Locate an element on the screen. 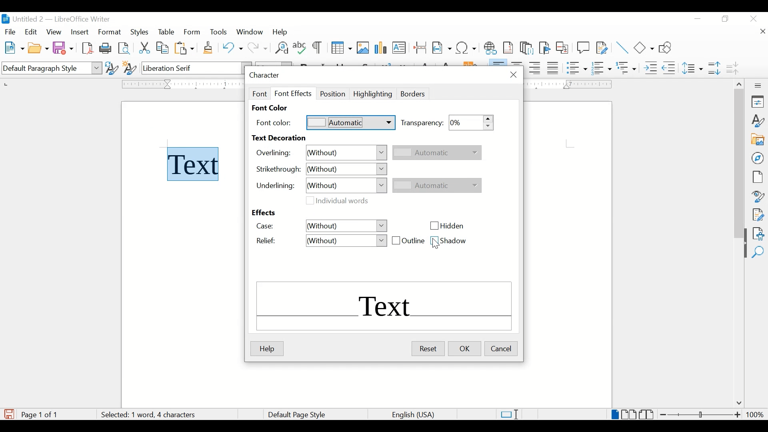 The width and height of the screenshot is (768, 432). justify is located at coordinates (553, 68).